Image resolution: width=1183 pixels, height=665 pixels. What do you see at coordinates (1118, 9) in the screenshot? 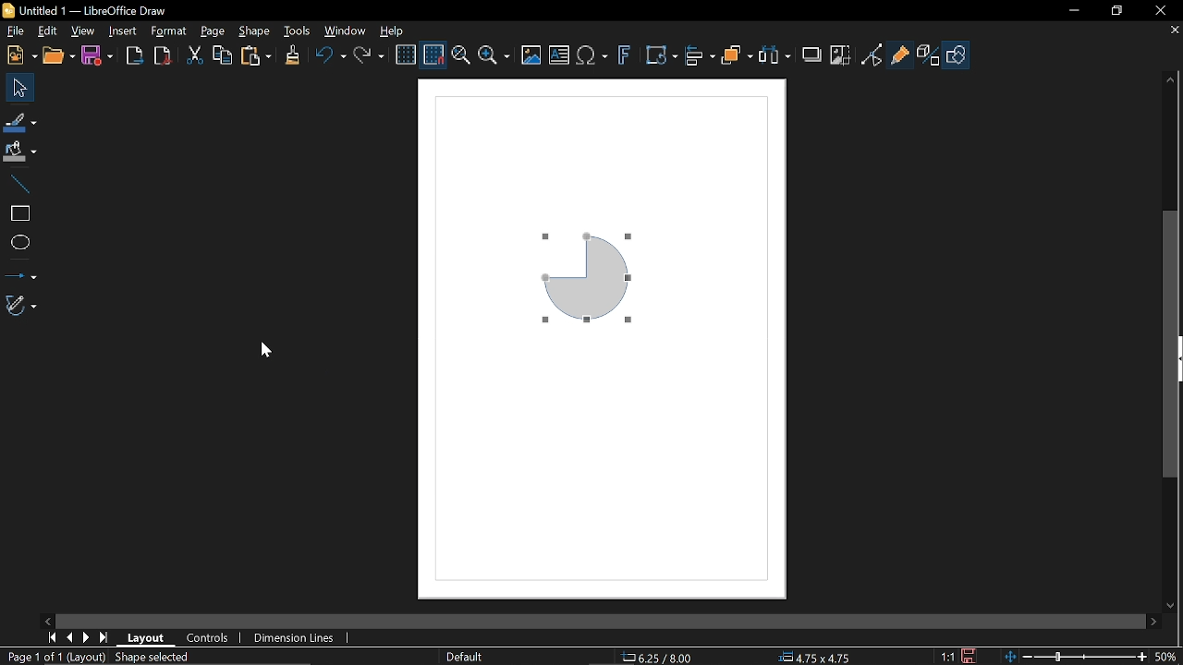
I see `restore down` at bounding box center [1118, 9].